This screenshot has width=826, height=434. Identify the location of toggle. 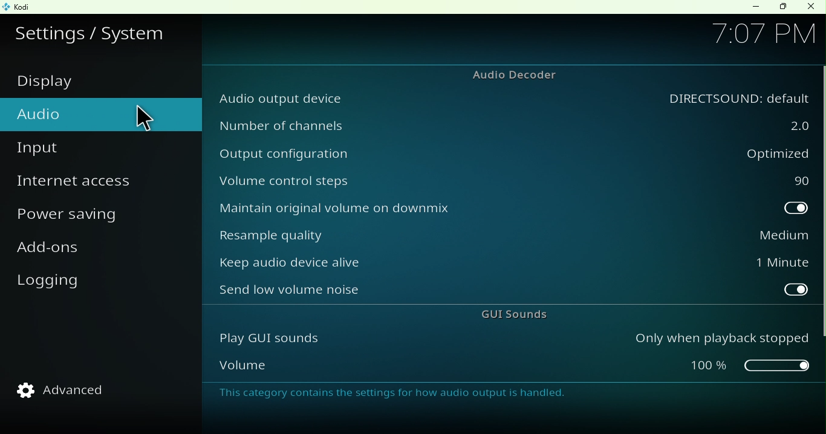
(738, 209).